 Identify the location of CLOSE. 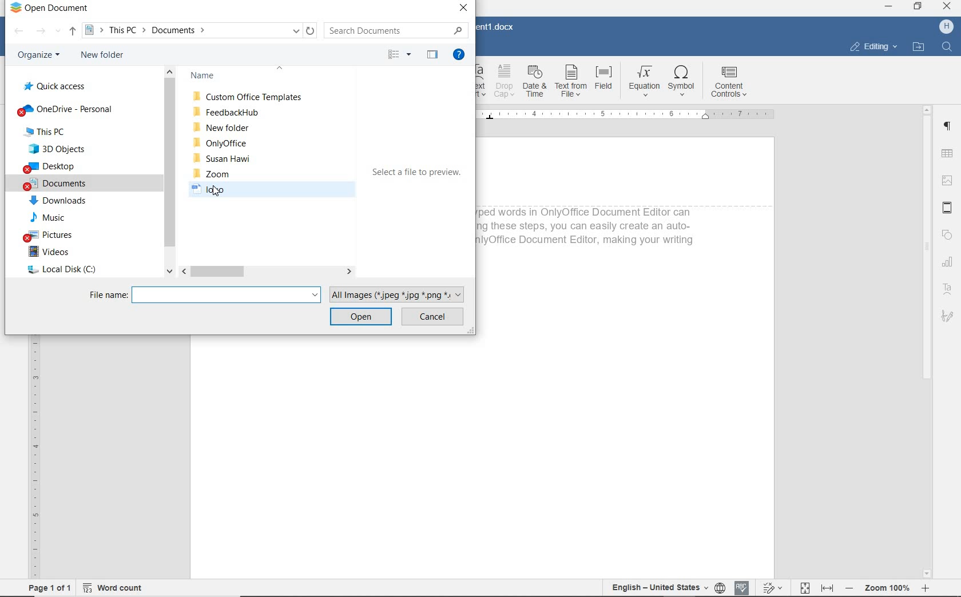
(464, 9).